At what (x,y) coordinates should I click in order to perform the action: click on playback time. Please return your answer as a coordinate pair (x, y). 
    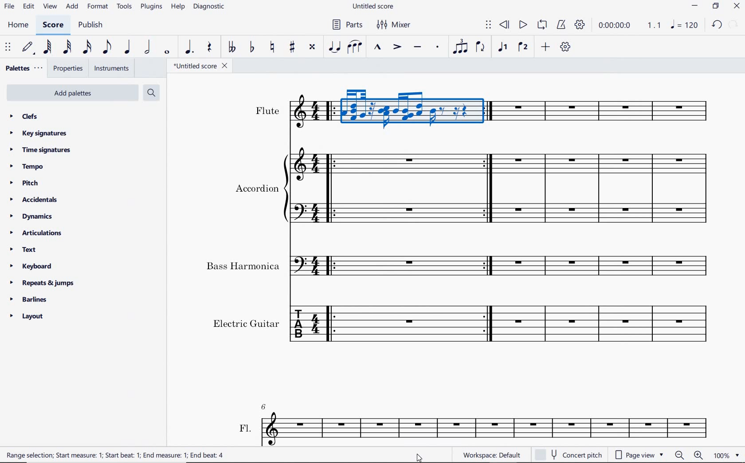
    Looking at the image, I should click on (614, 26).